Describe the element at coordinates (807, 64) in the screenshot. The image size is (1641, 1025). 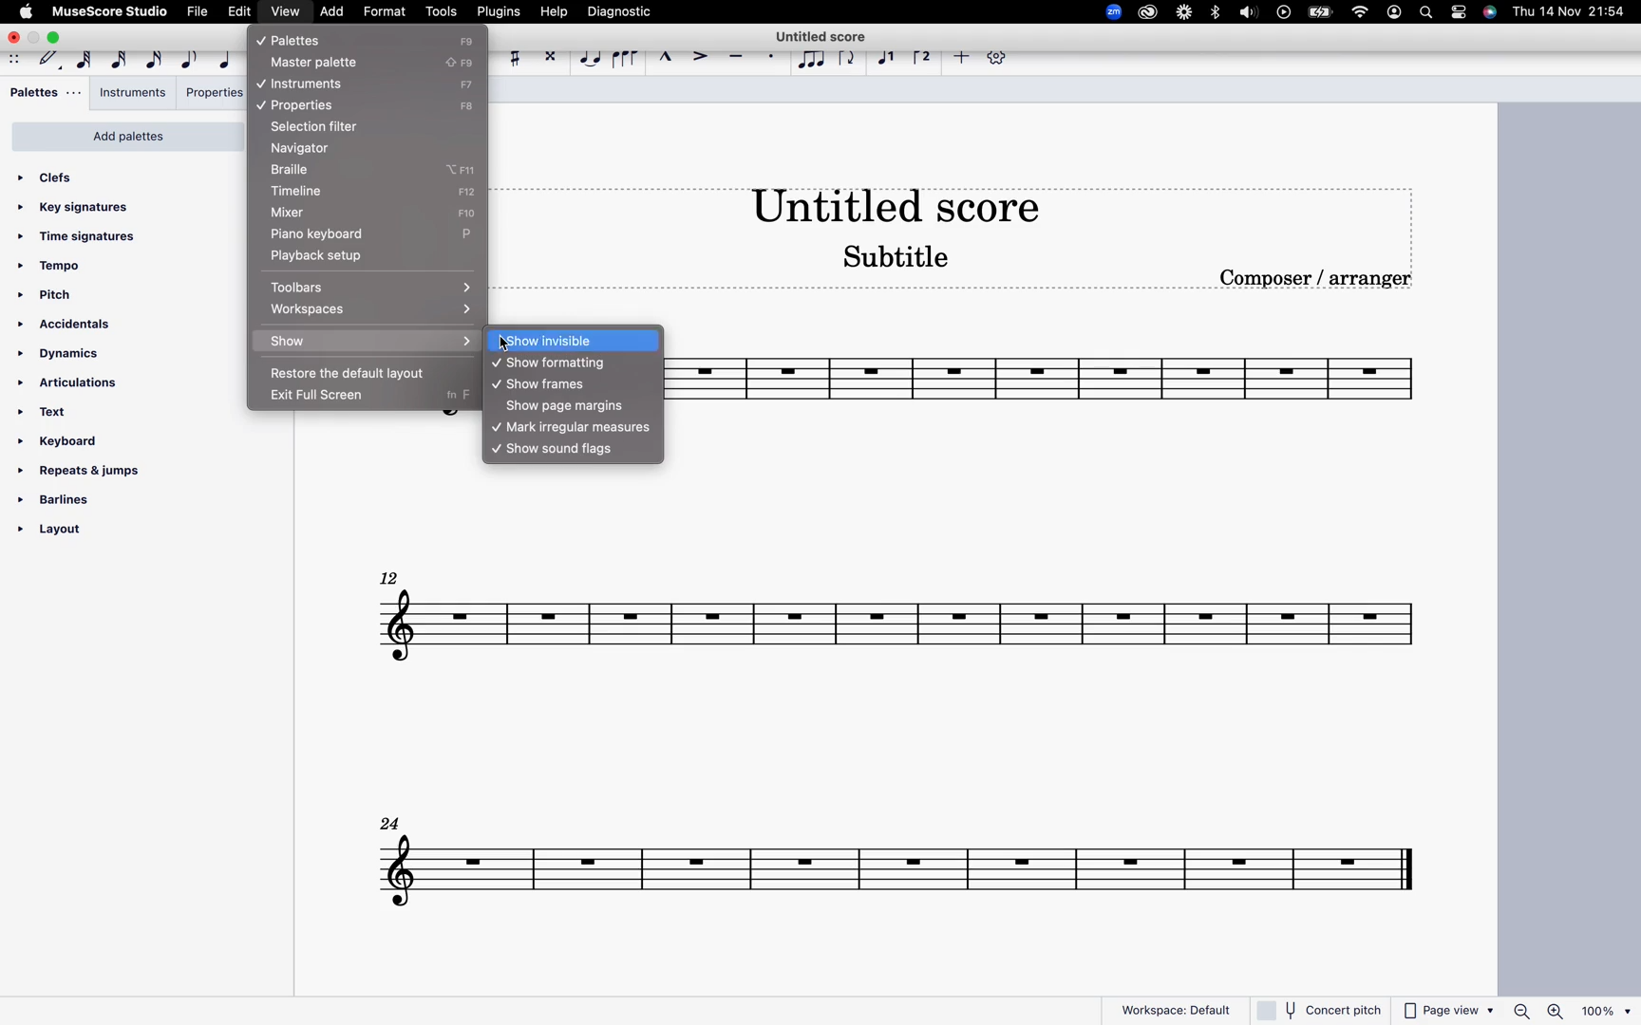
I see `tuplet` at that location.